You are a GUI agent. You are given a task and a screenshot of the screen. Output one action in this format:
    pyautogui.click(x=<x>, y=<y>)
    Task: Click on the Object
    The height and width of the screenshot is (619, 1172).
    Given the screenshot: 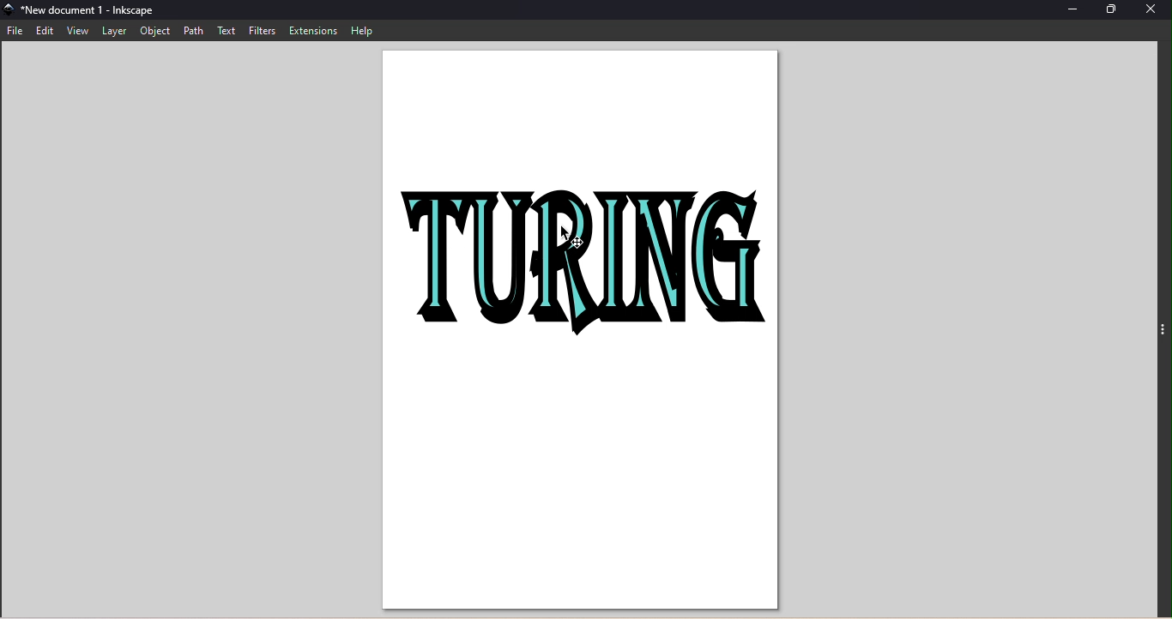 What is the action you would take?
    pyautogui.click(x=155, y=31)
    